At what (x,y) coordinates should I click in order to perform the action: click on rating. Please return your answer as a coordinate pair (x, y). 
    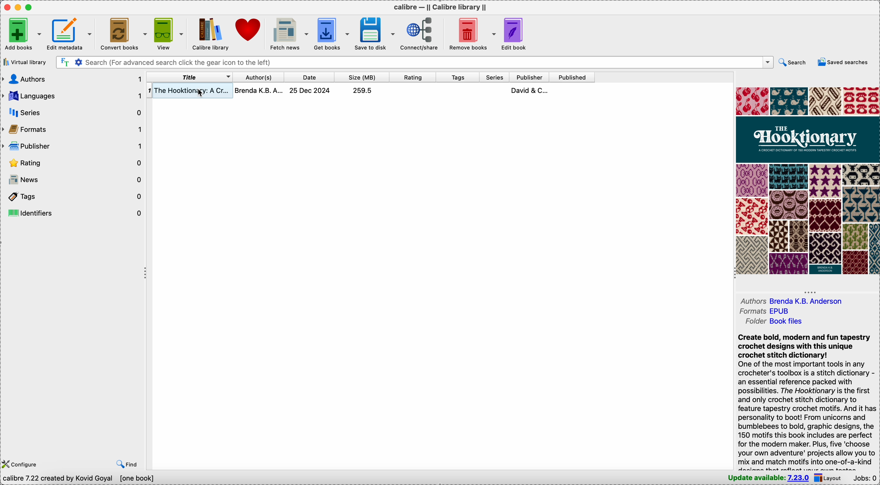
    Looking at the image, I should click on (74, 162).